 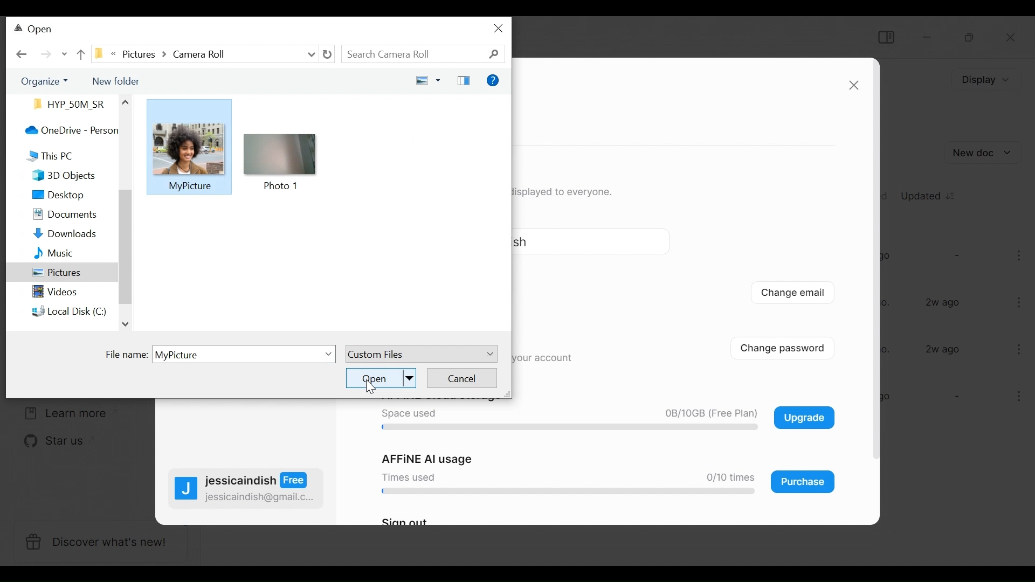 What do you see at coordinates (793, 294) in the screenshot?
I see `Change email` at bounding box center [793, 294].